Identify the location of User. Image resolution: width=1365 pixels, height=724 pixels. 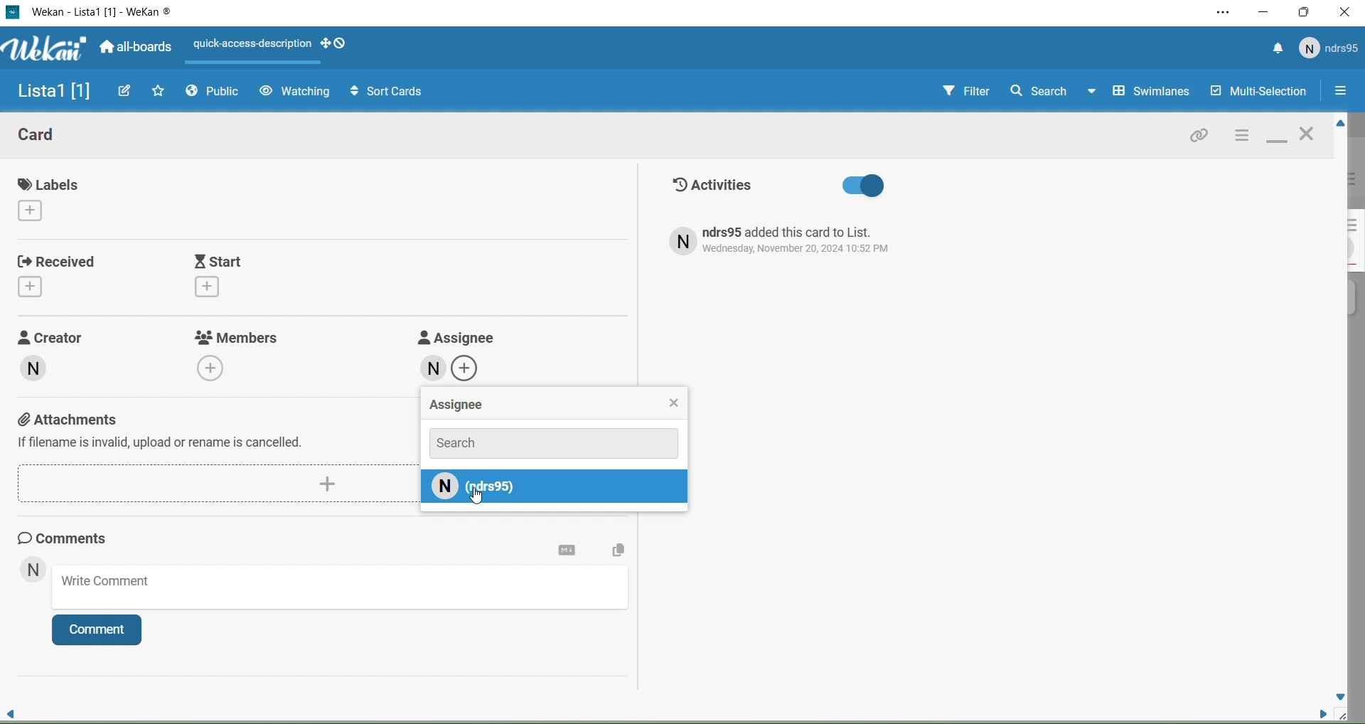
(1329, 48).